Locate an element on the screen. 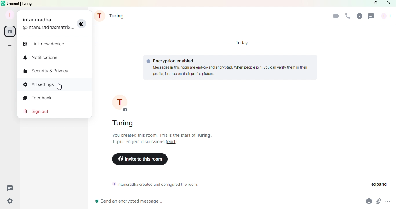  Encryption information is located at coordinates (230, 68).